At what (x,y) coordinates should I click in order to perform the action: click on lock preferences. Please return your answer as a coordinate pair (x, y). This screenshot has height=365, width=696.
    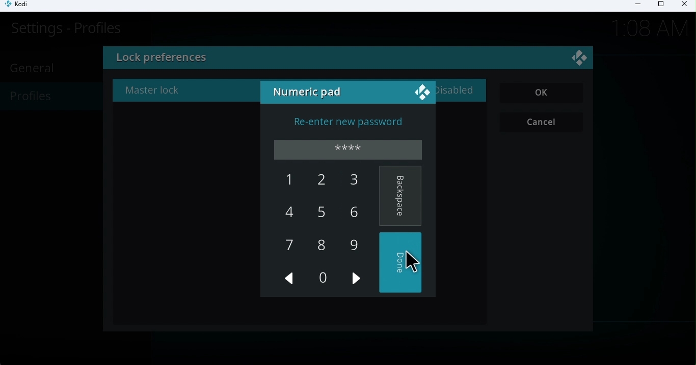
    Looking at the image, I should click on (239, 59).